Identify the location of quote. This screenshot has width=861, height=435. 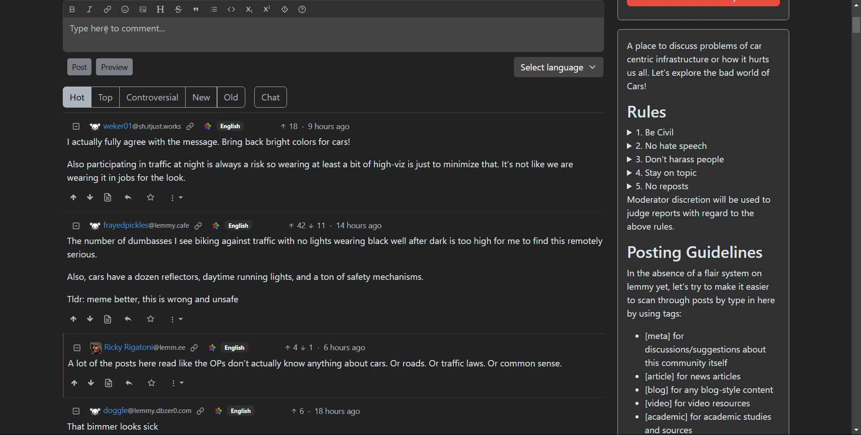
(196, 9).